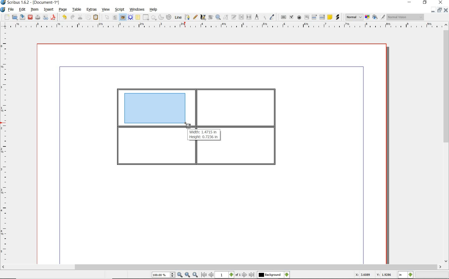 This screenshot has width=449, height=279. I want to click on unlink text frames, so click(249, 17).